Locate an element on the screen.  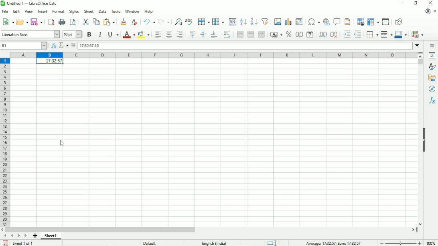
Bold is located at coordinates (90, 34).